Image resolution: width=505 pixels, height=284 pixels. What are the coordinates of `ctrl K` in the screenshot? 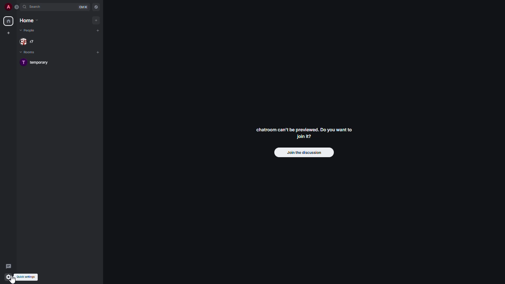 It's located at (83, 7).